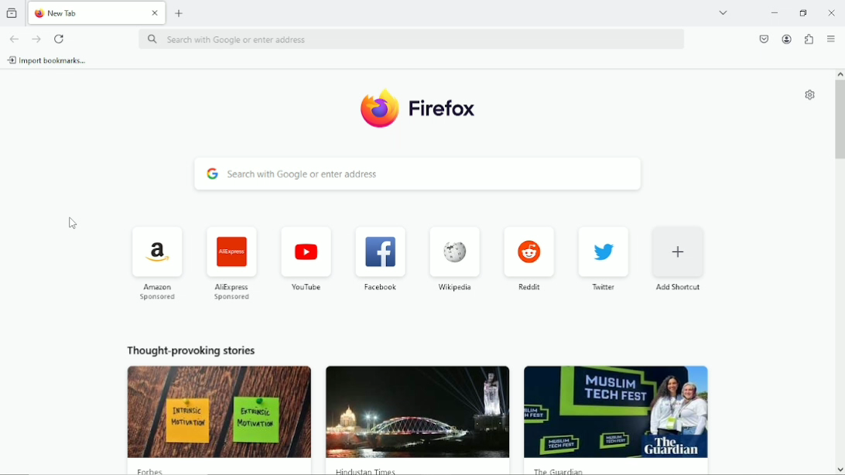 This screenshot has height=475, width=845. What do you see at coordinates (180, 12) in the screenshot?
I see `New tab` at bounding box center [180, 12].